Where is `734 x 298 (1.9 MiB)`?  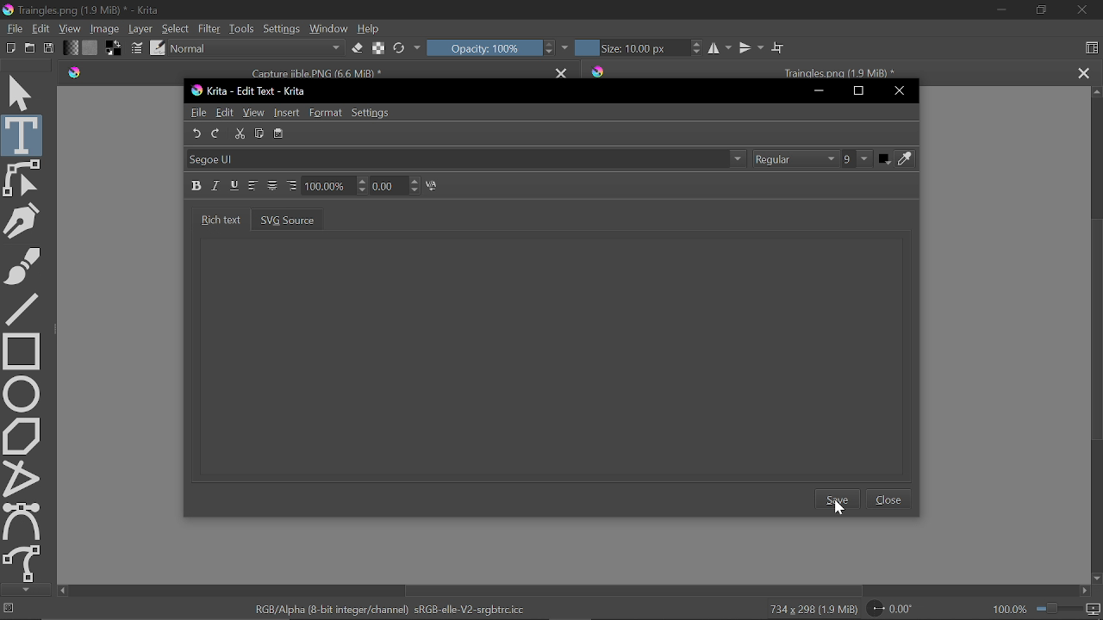
734 x 298 (1.9 MiB) is located at coordinates (810, 610).